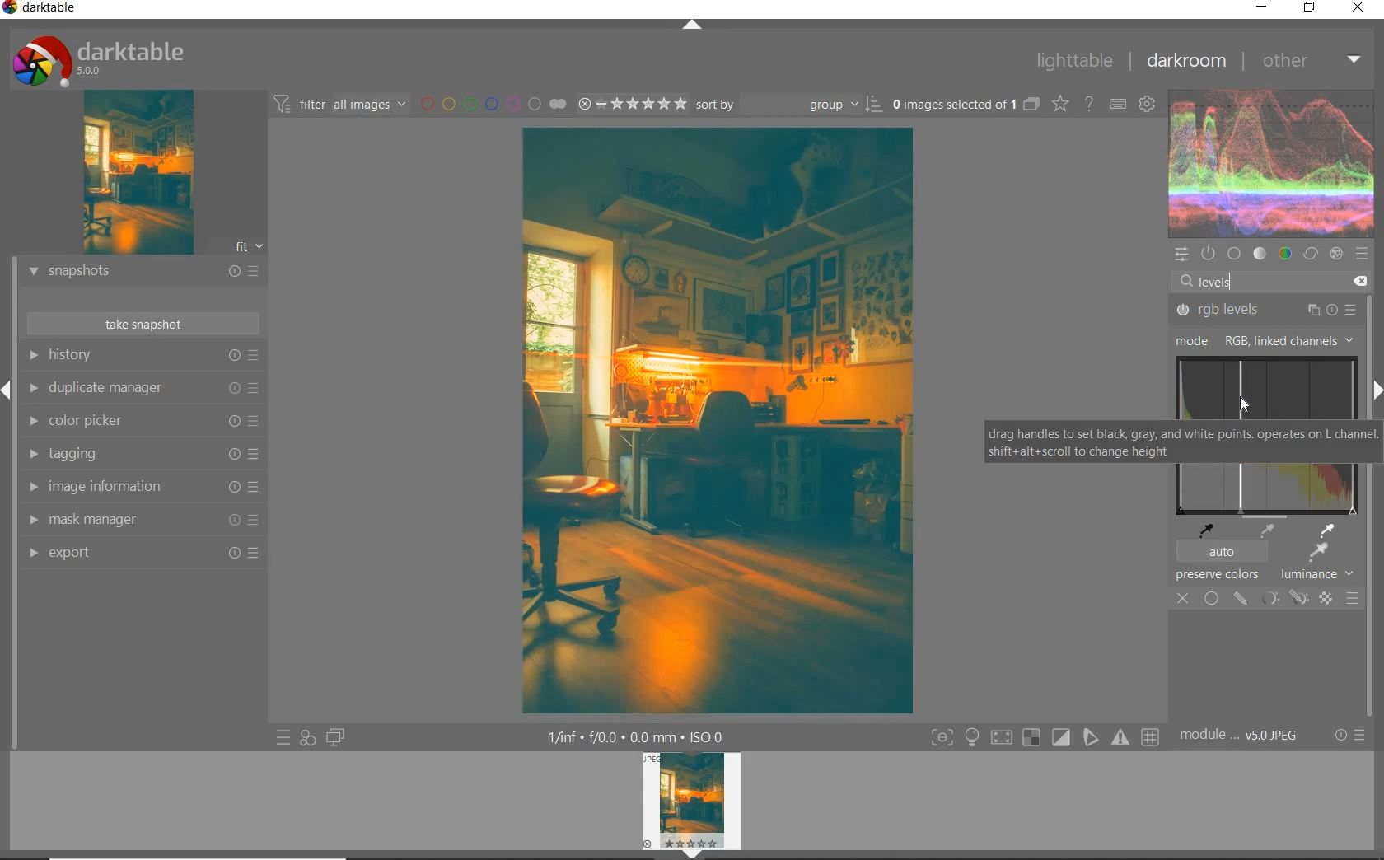  I want to click on show only active modules, so click(1208, 253).